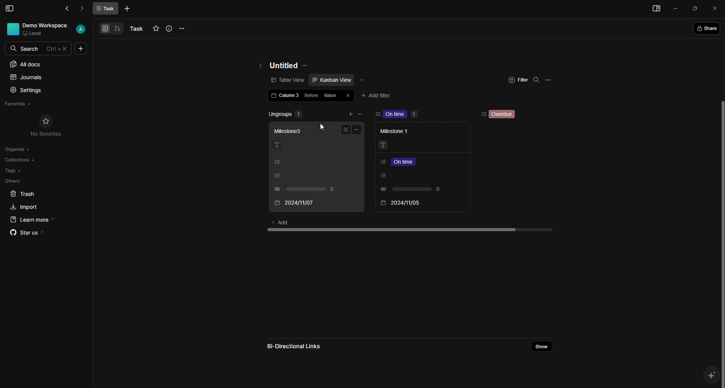 The height and width of the screenshot is (388, 725). Describe the element at coordinates (347, 95) in the screenshot. I see `Close` at that location.